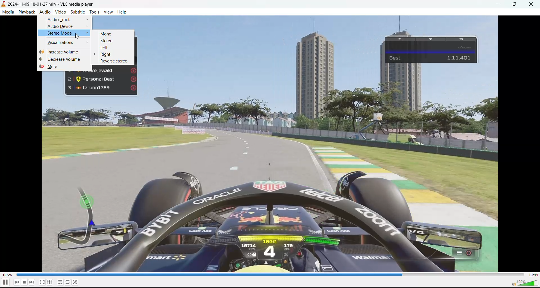 The width and height of the screenshot is (540, 288). I want to click on cursor, so click(78, 36).